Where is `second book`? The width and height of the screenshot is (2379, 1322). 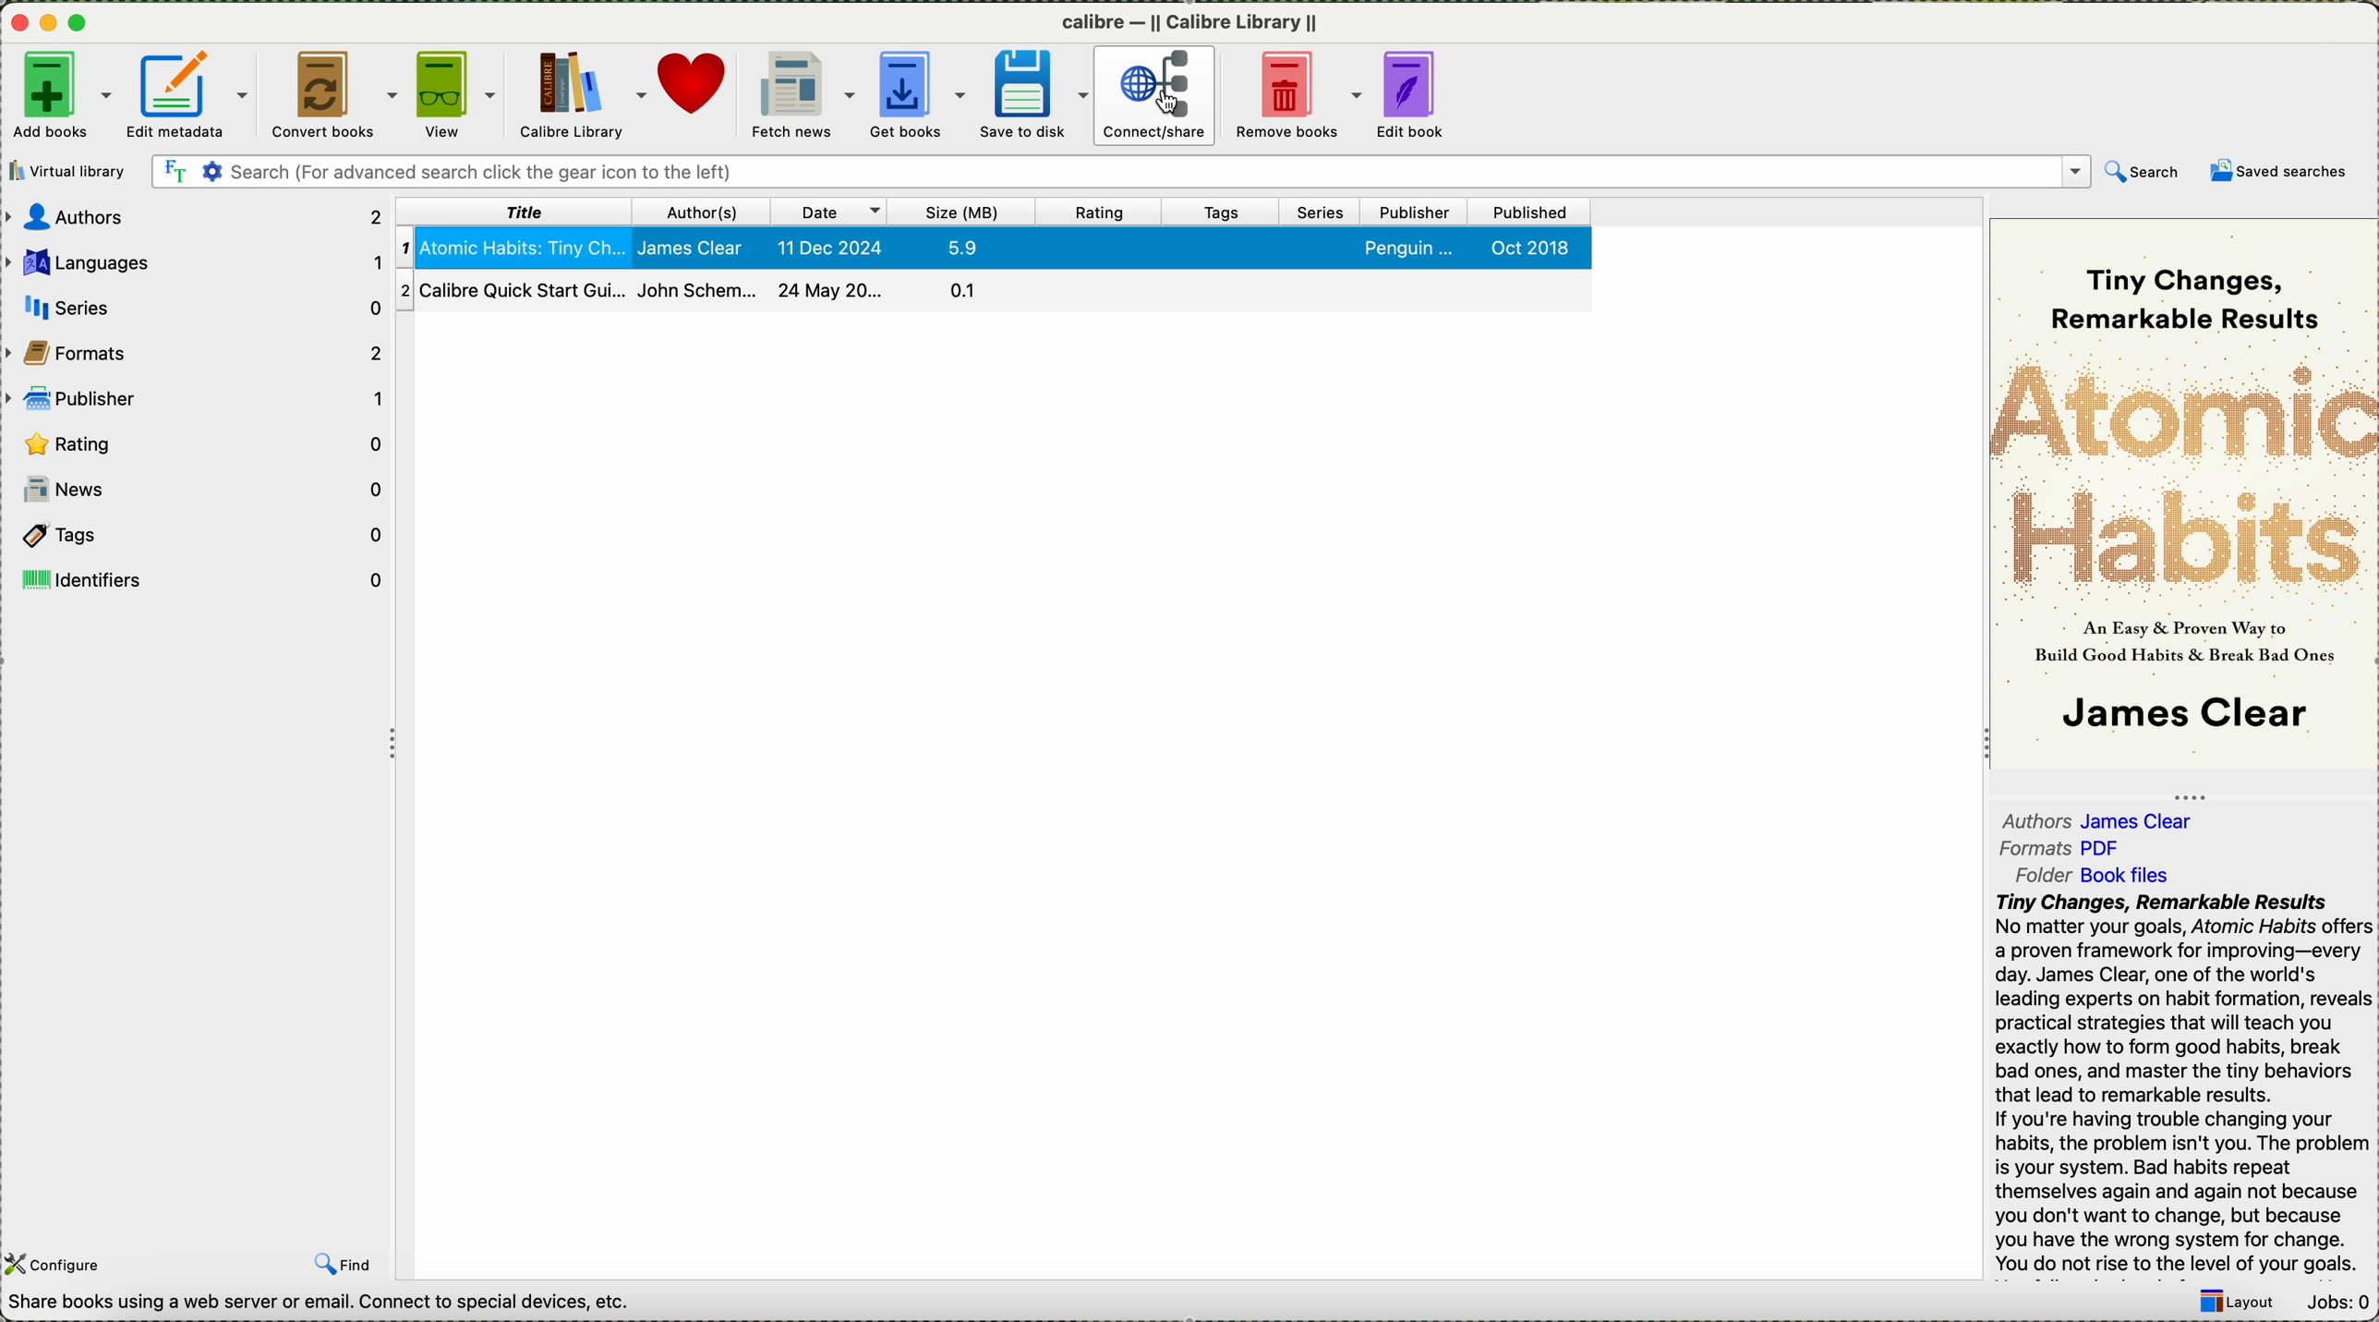 second book is located at coordinates (992, 291).